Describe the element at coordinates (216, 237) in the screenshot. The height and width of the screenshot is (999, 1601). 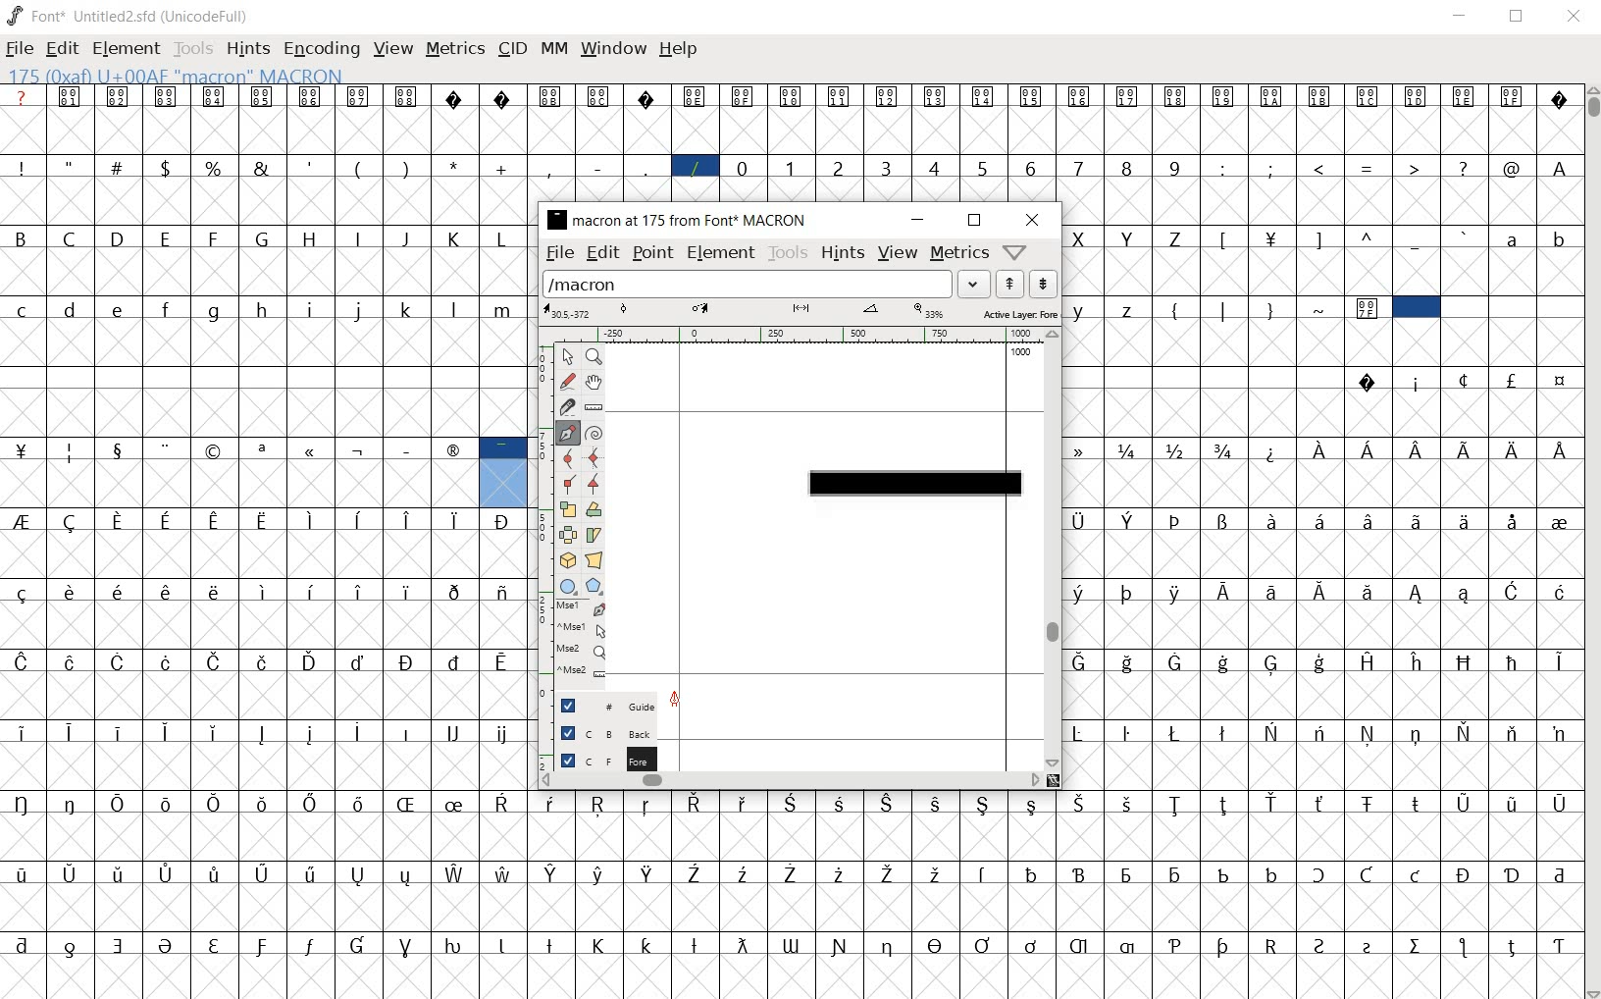
I see `F` at that location.